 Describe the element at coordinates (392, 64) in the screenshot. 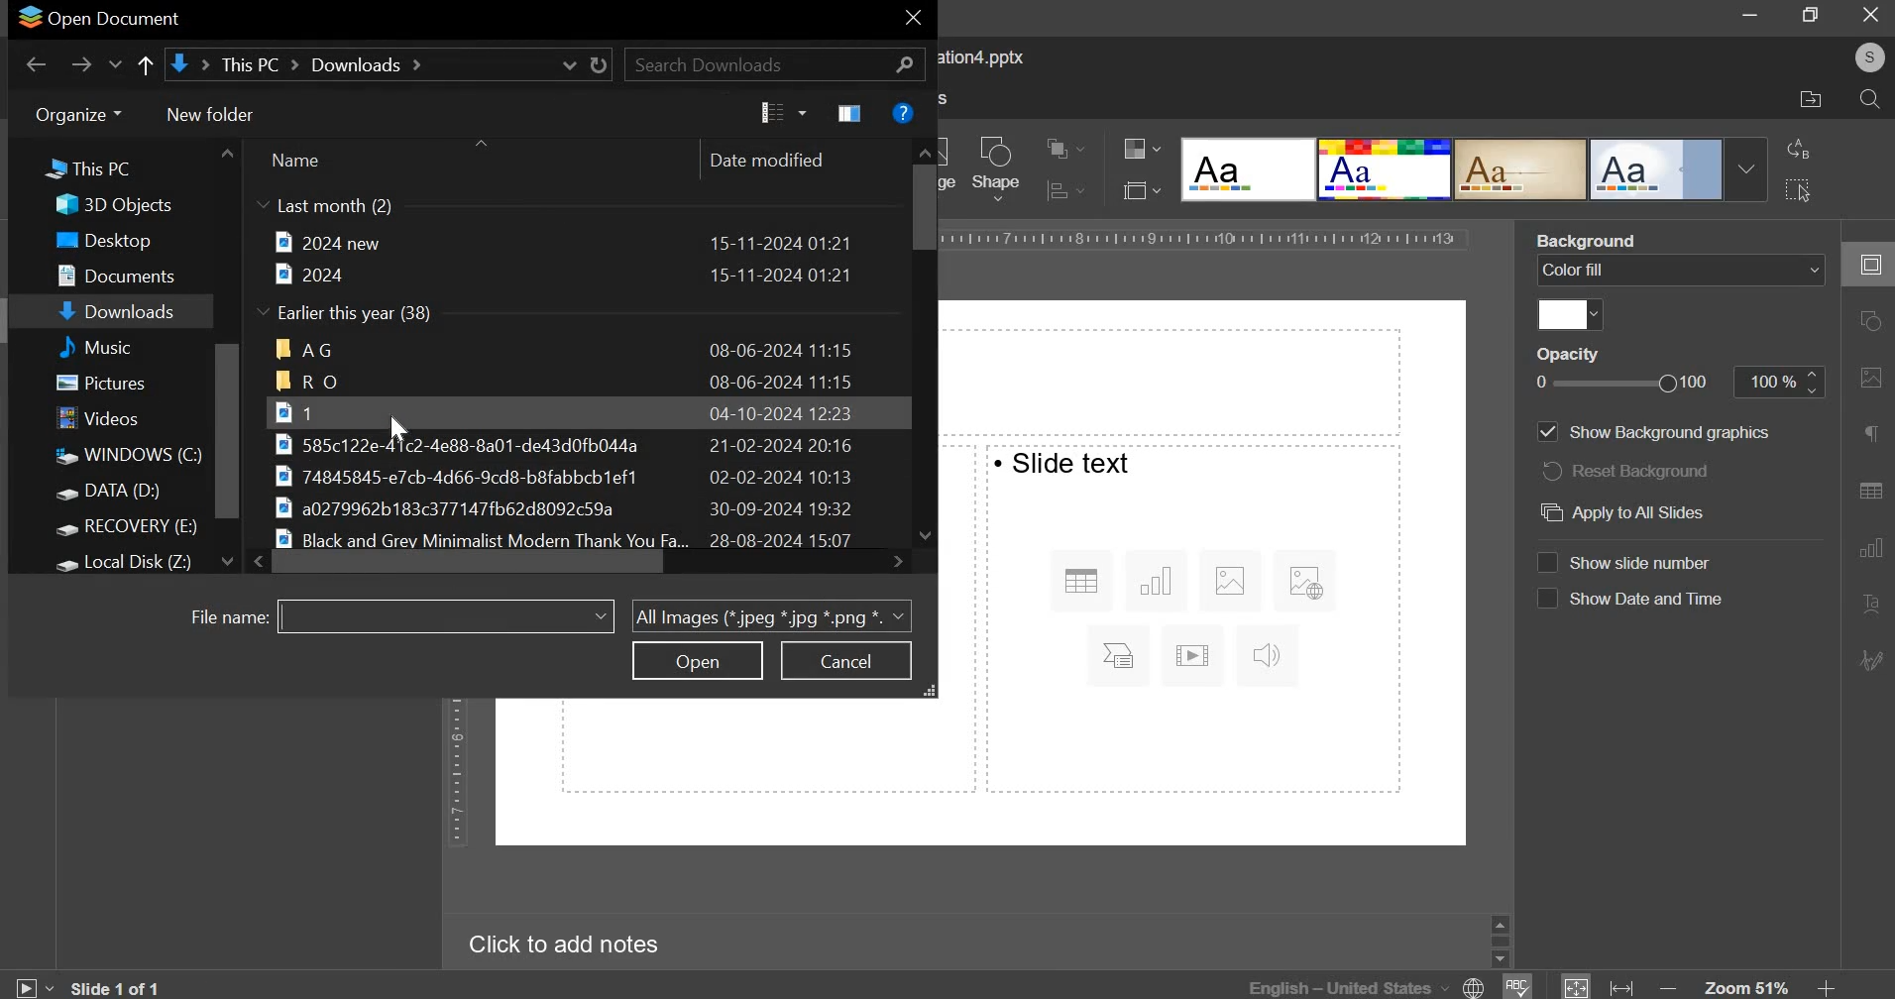

I see `file location` at that location.